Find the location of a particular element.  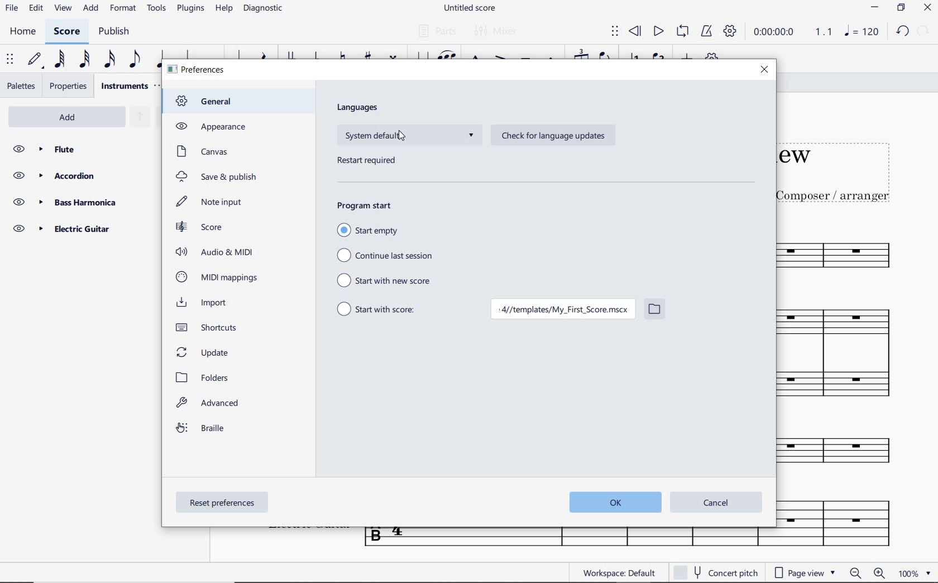

NOTE is located at coordinates (862, 33).